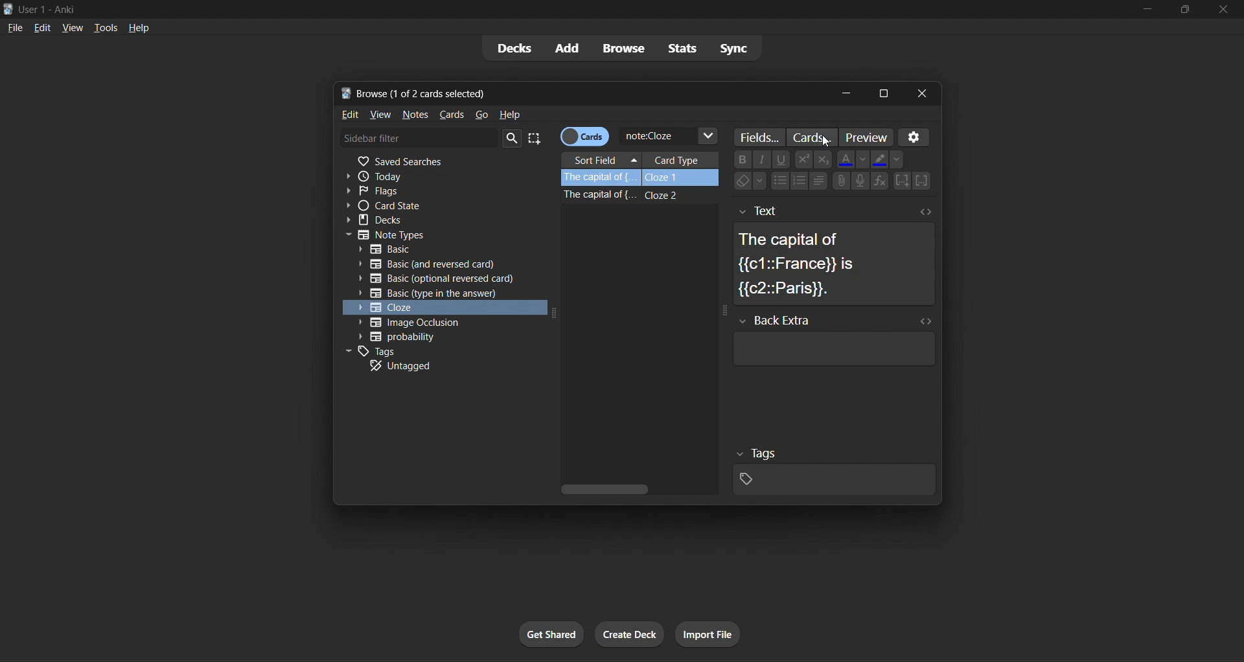 Image resolution: width=1244 pixels, height=662 pixels. I want to click on select all, so click(539, 139).